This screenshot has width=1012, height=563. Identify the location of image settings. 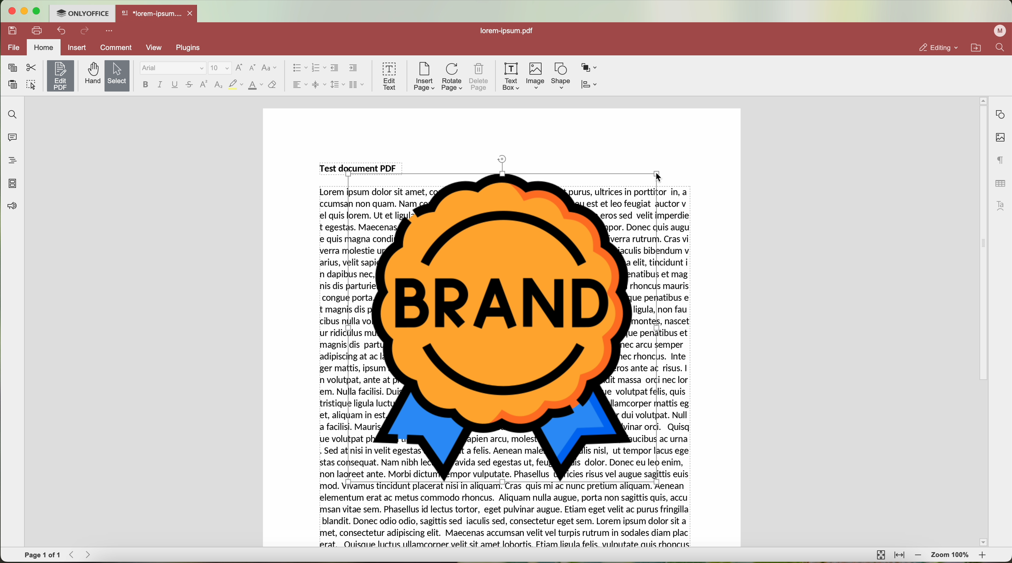
(1000, 138).